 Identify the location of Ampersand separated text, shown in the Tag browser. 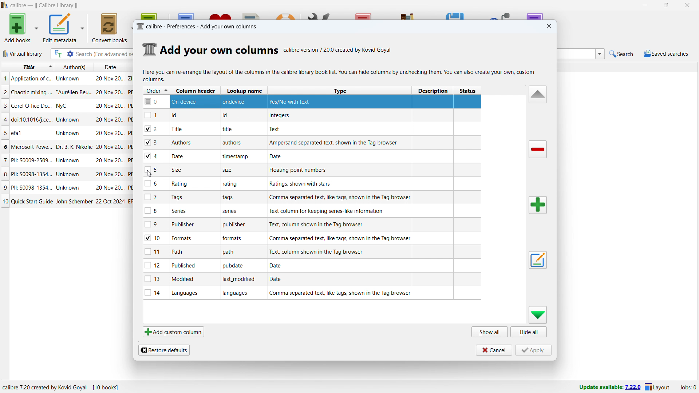
(335, 143).